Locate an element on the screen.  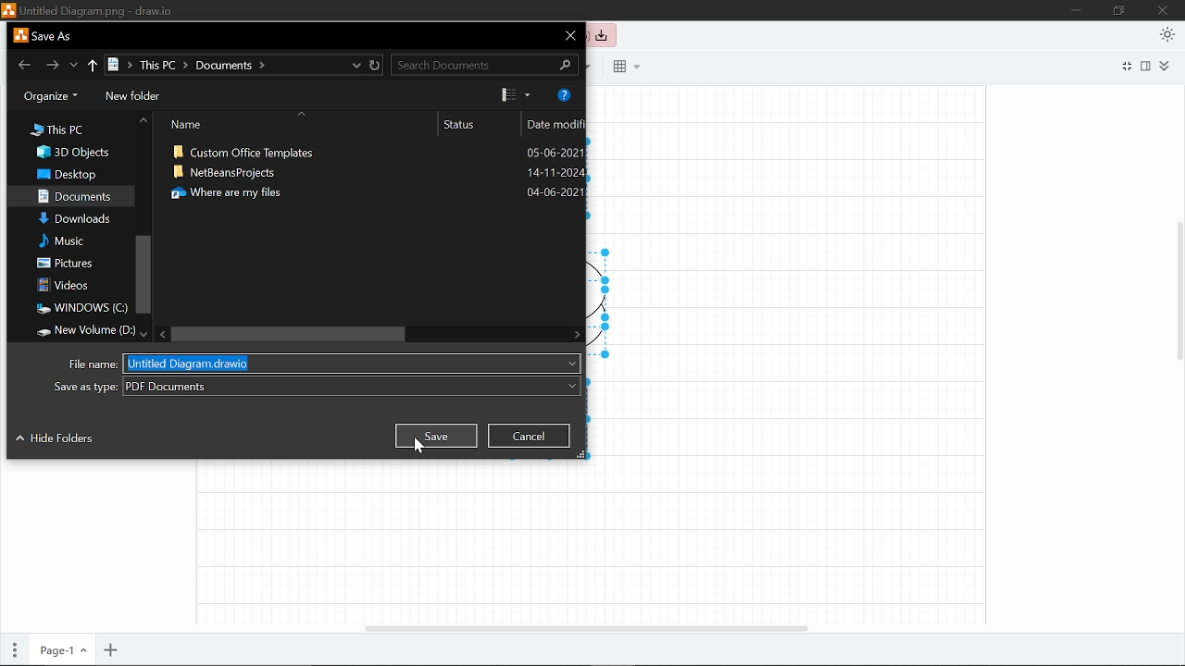
Documents is located at coordinates (76, 197).